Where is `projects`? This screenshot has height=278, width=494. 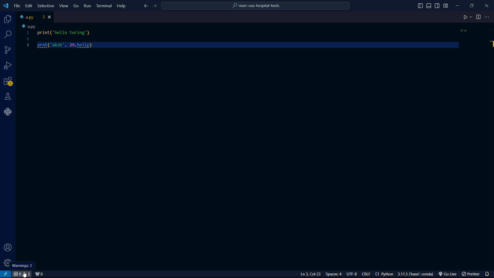
projects is located at coordinates (7, 20).